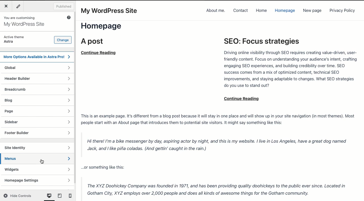 The width and height of the screenshot is (364, 201). I want to click on Breadcrumb, so click(37, 89).